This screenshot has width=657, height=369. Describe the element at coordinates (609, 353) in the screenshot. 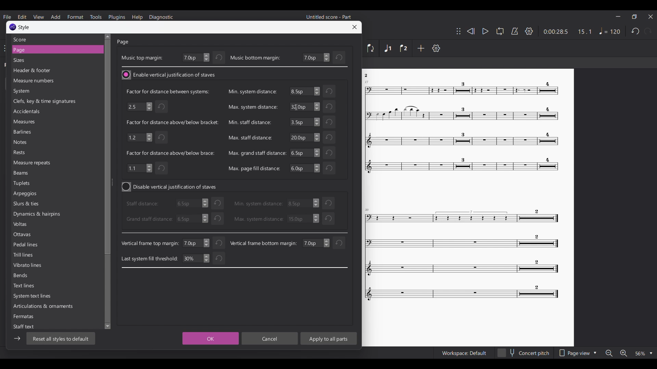

I see `Zoom out` at that location.